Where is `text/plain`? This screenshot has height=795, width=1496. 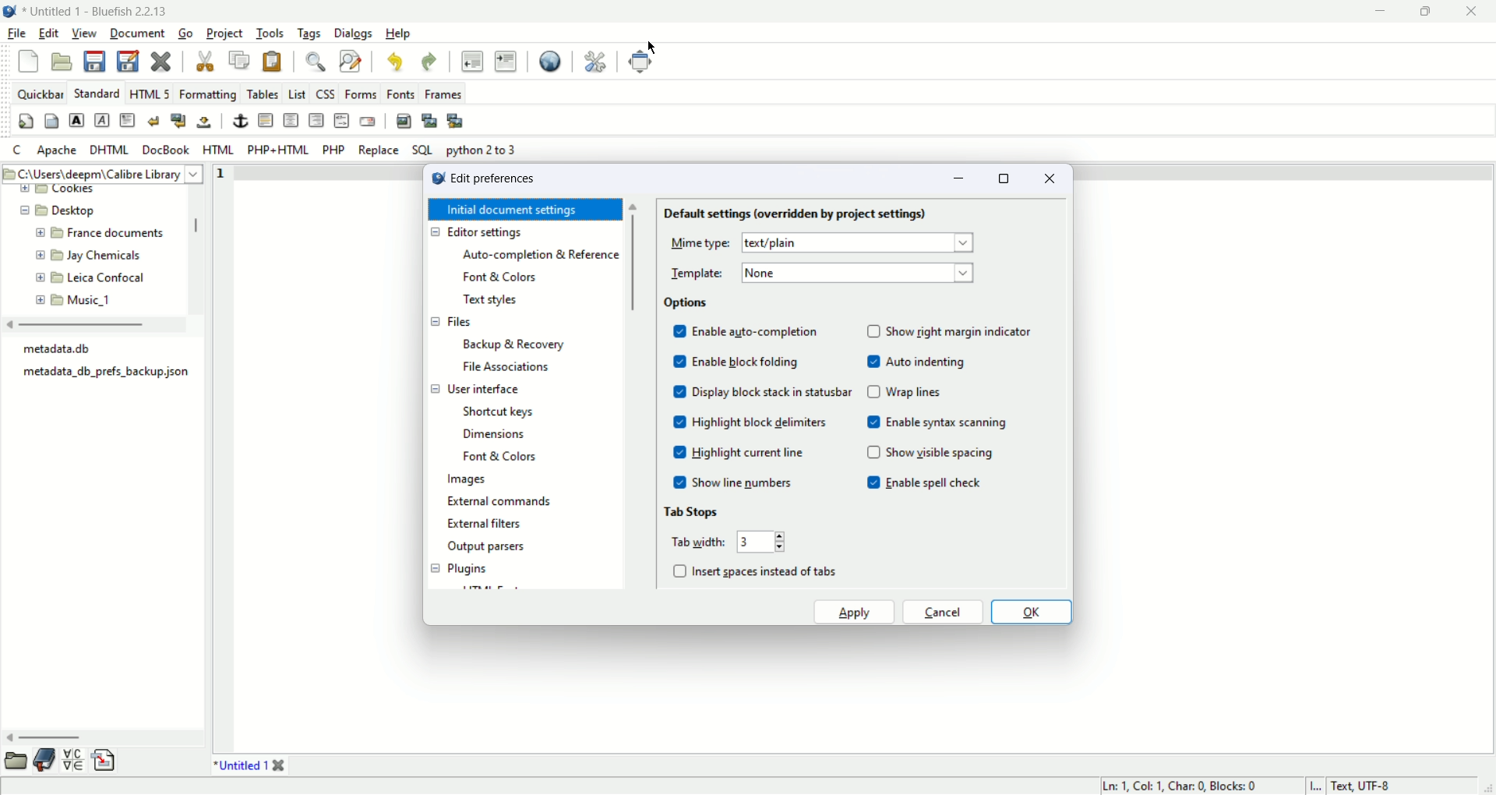 text/plain is located at coordinates (864, 244).